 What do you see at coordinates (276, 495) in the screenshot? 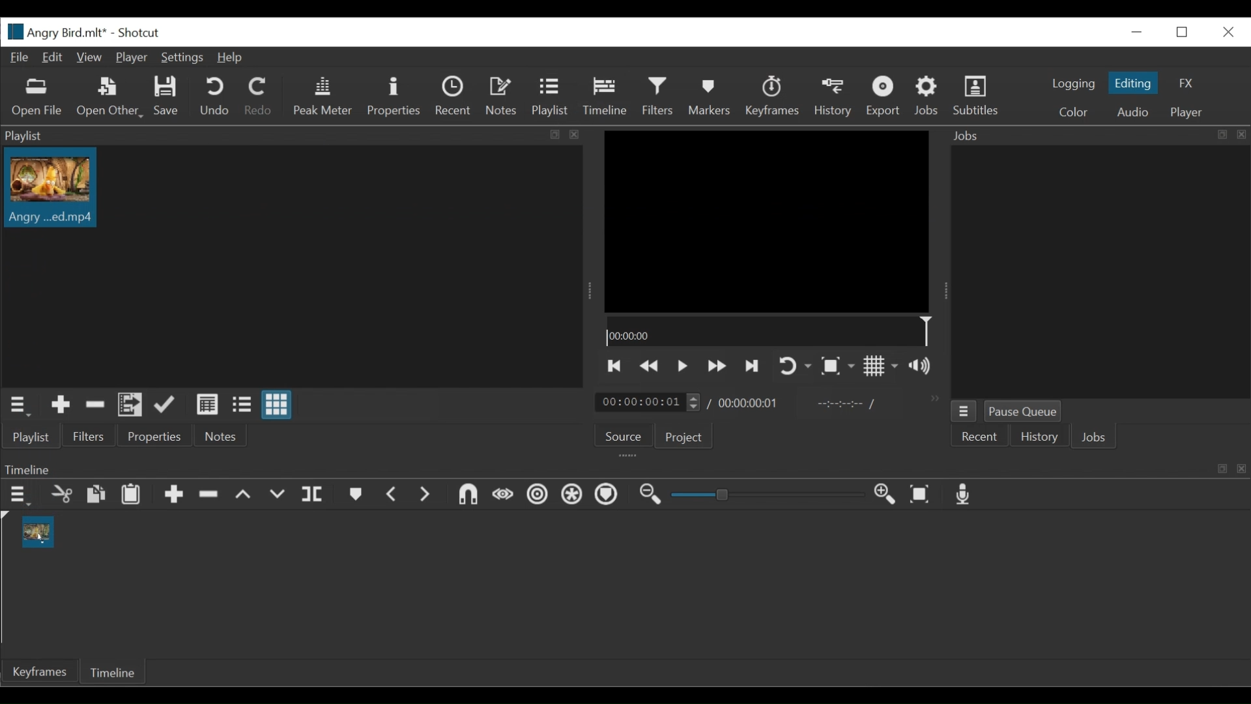
I see `Overwrite` at bounding box center [276, 495].